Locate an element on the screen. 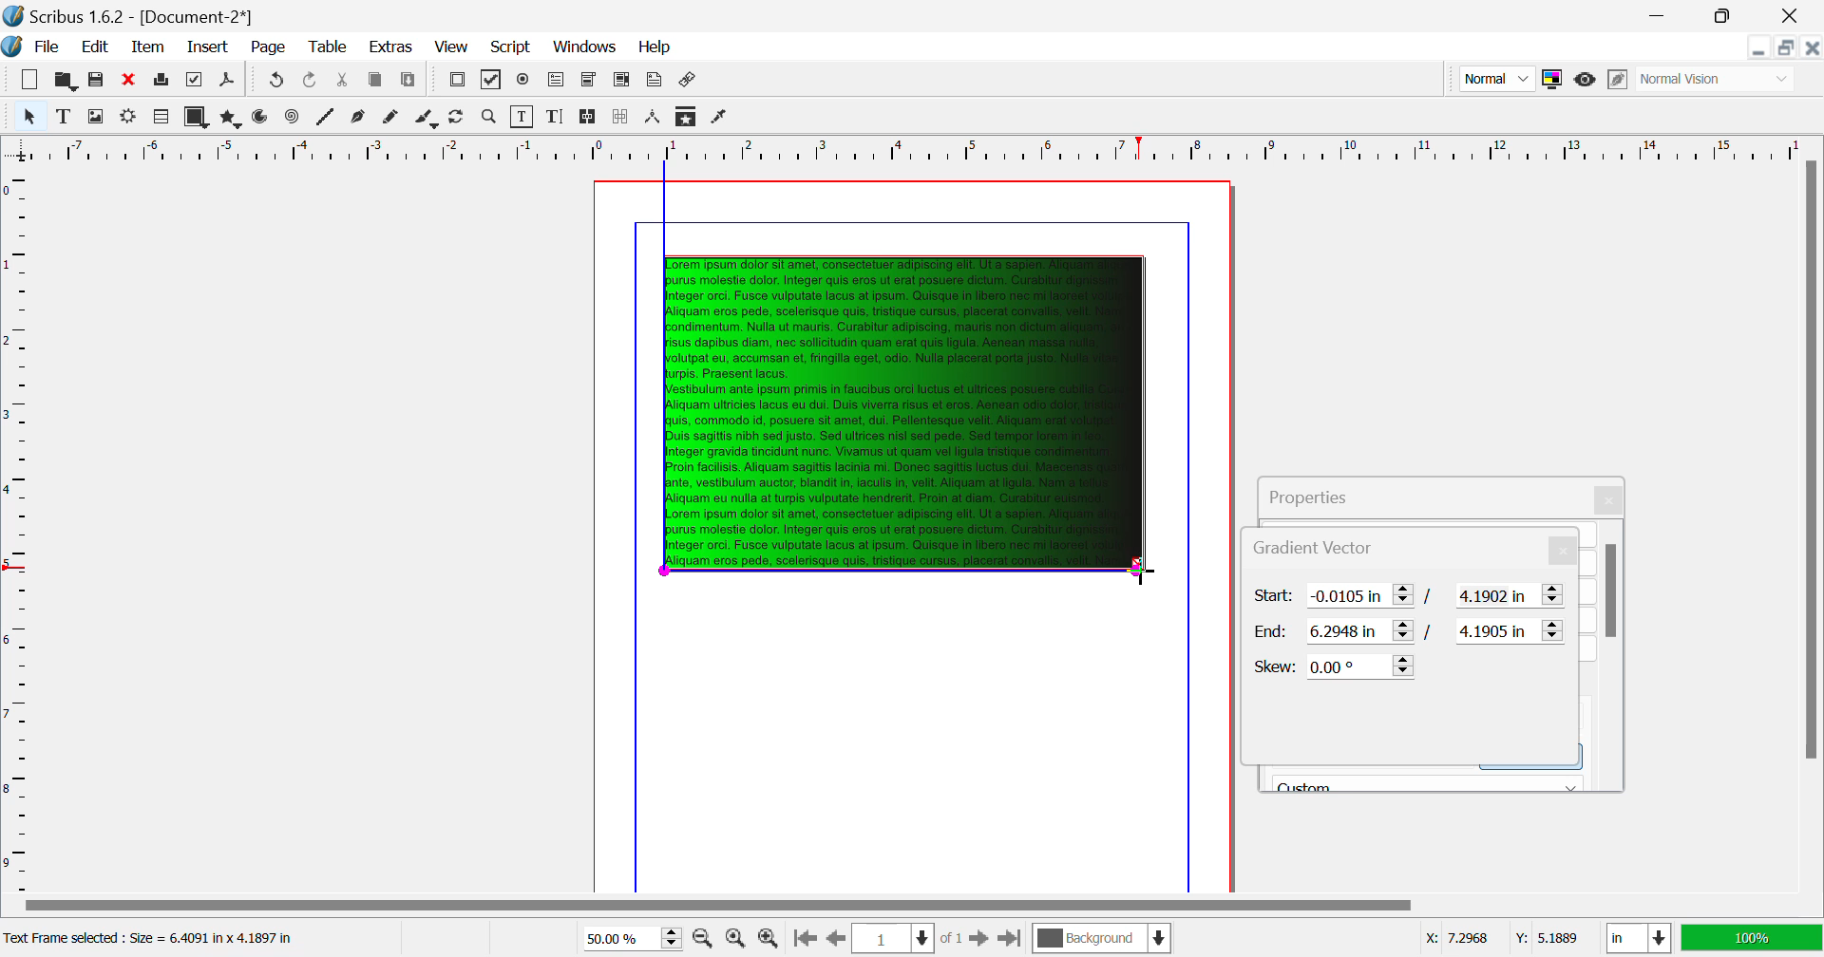 This screenshot has height=957, width=1824. Close is located at coordinates (1795, 15).